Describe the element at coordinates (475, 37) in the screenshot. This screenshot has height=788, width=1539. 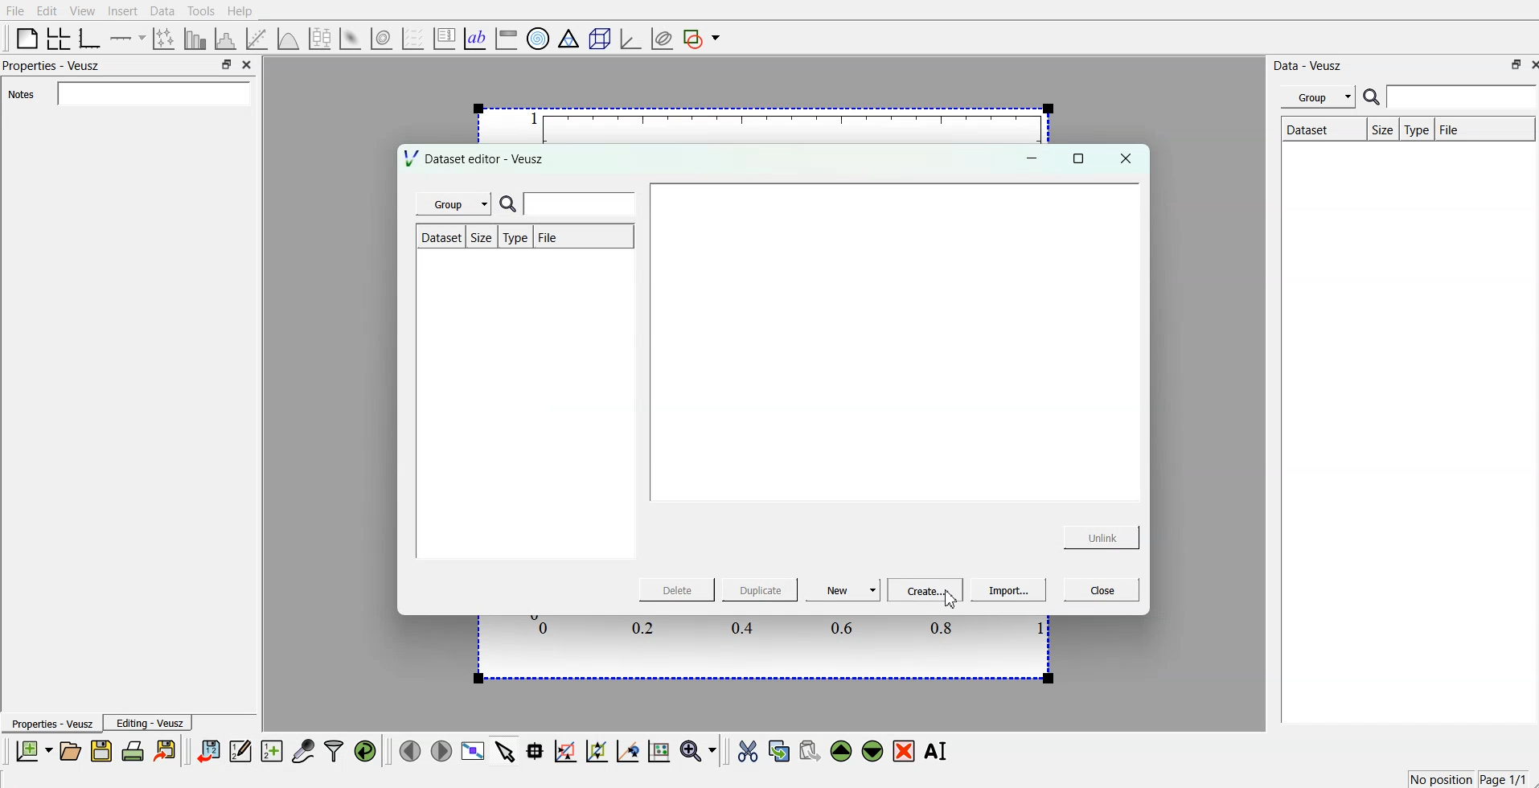
I see `text label` at that location.